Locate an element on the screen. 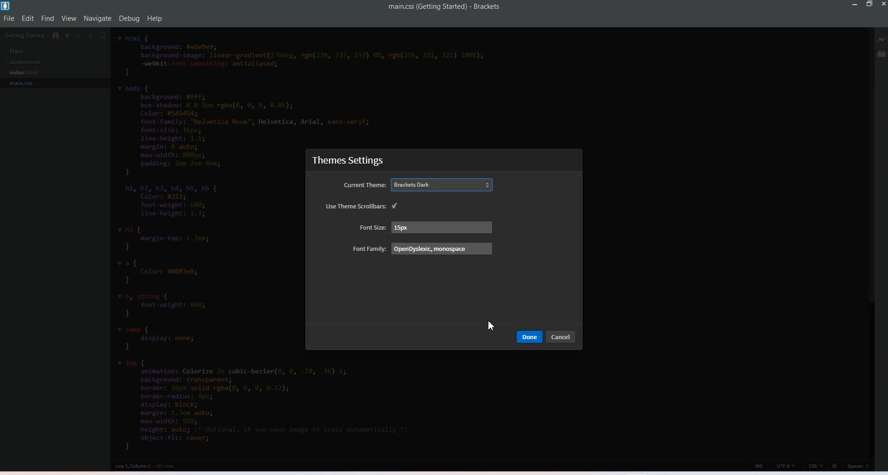  Cursor is located at coordinates (492, 325).